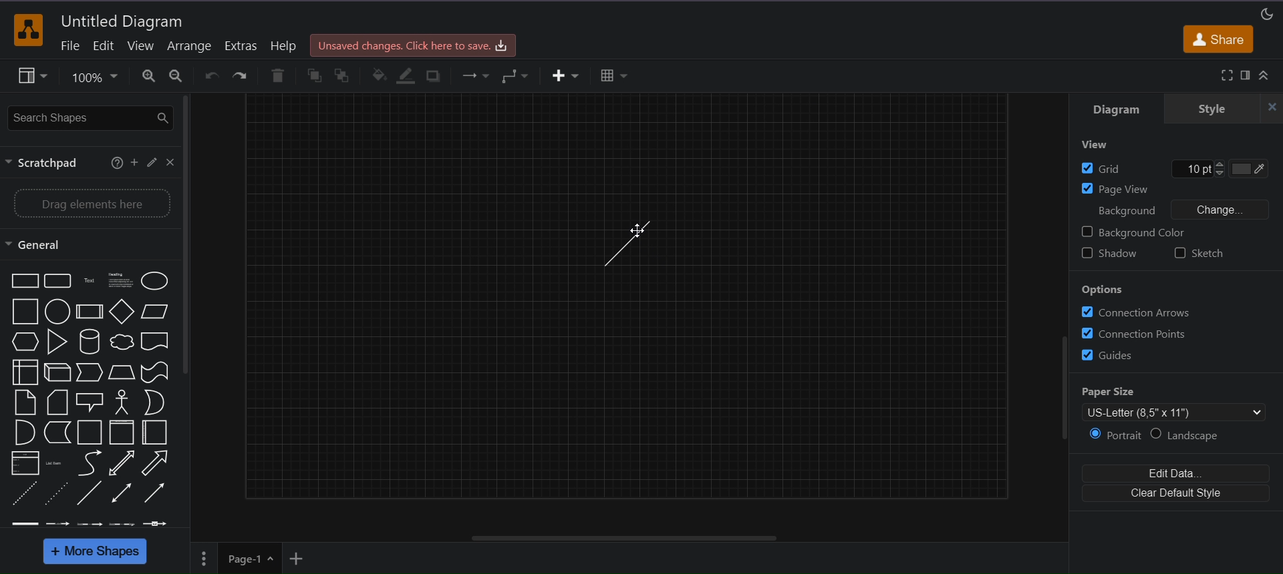  I want to click on insert page, so click(297, 559).